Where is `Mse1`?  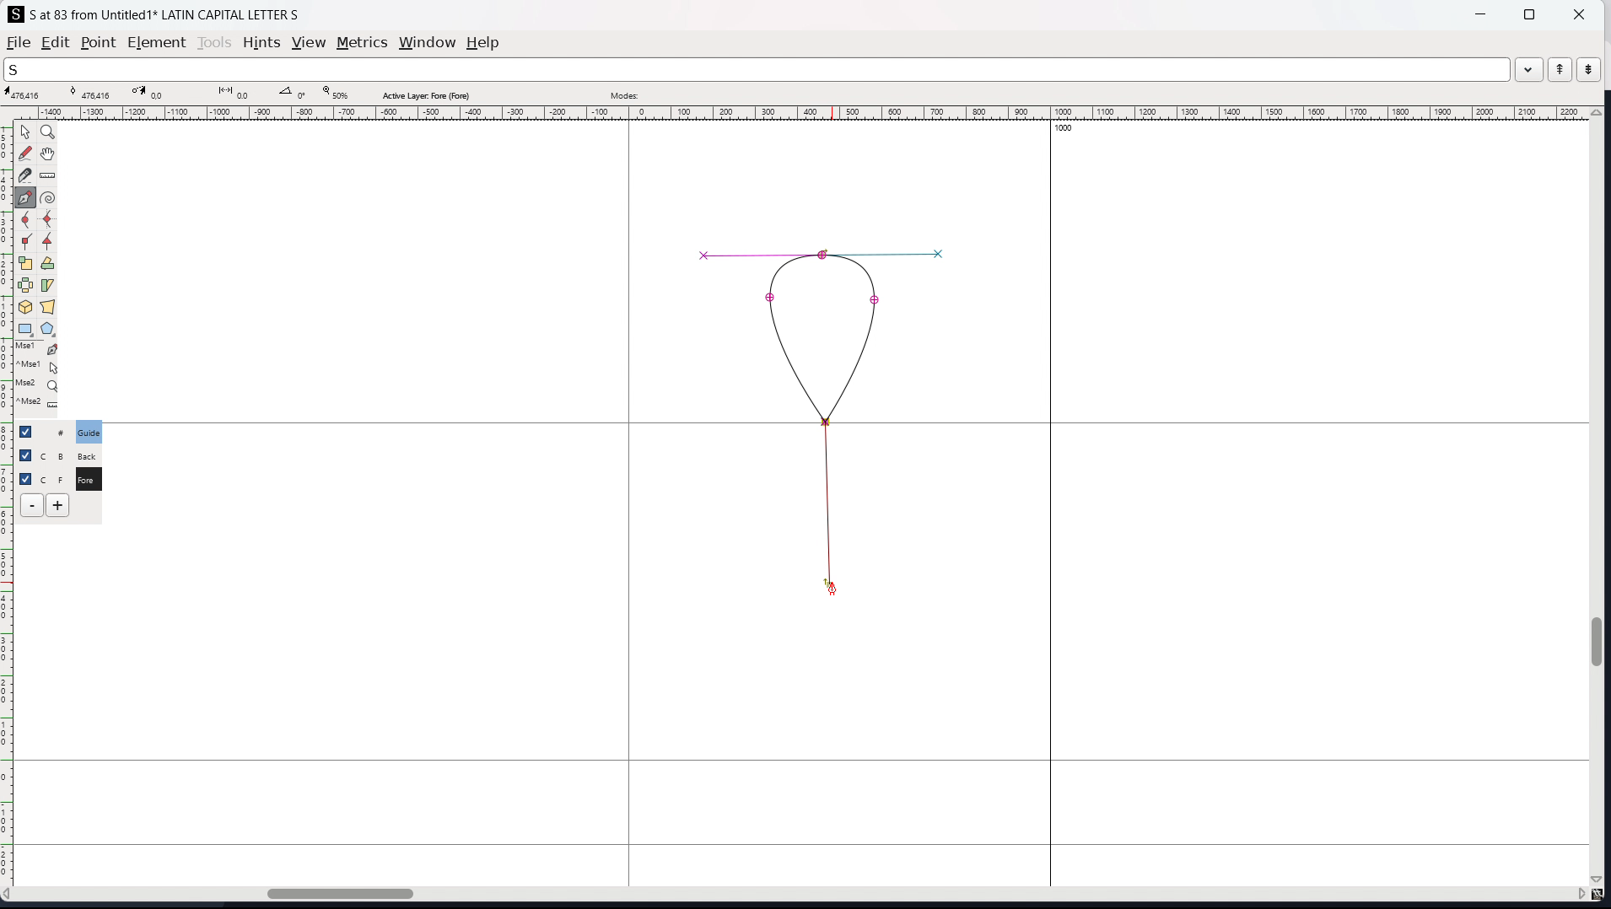 Mse1 is located at coordinates (38, 349).